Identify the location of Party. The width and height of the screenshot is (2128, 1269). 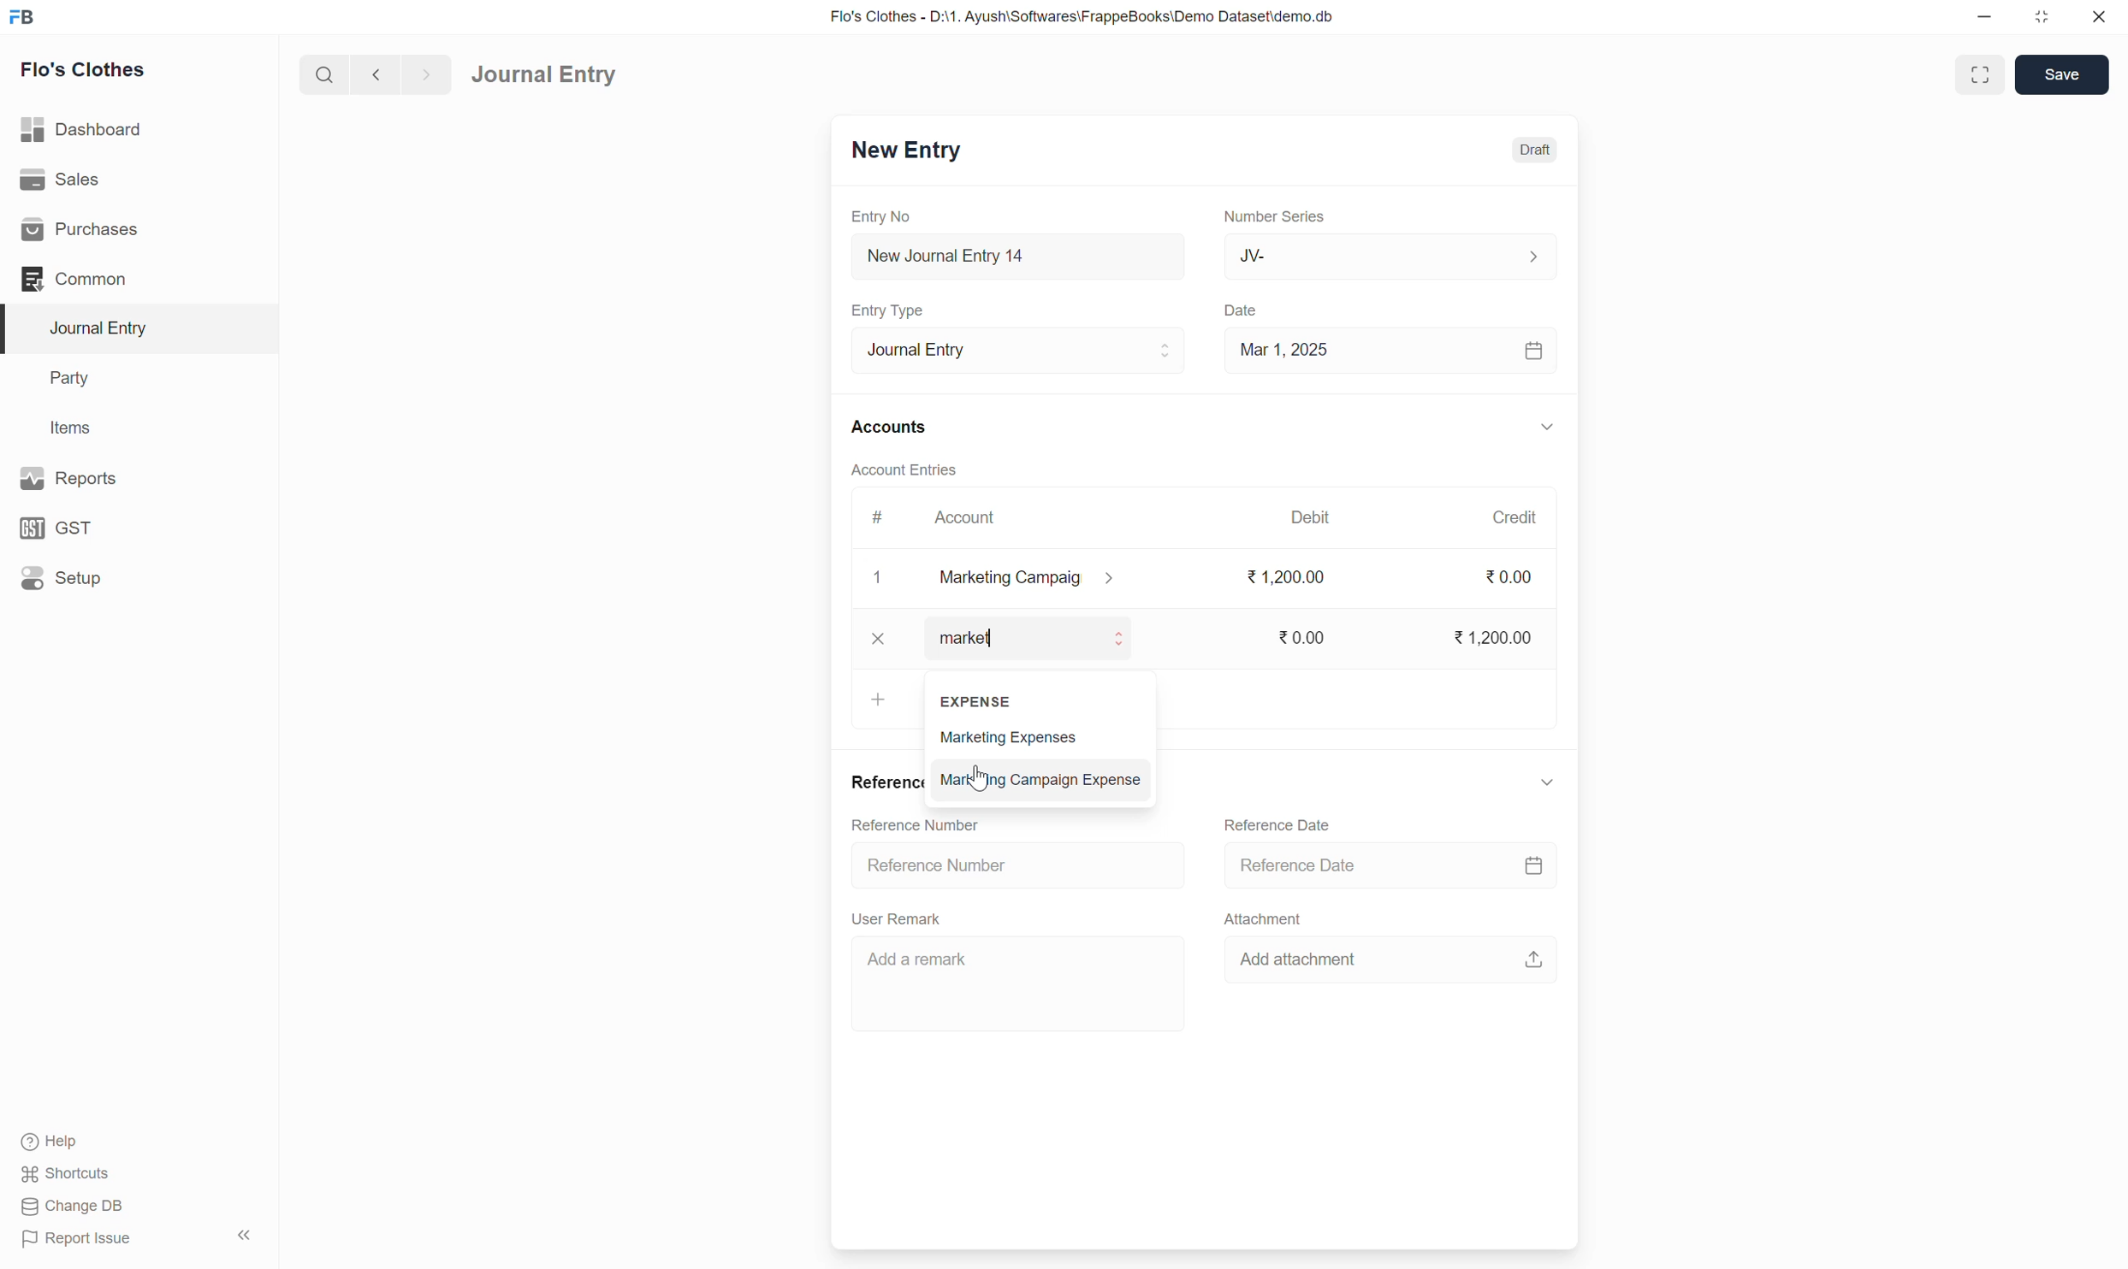
(74, 380).